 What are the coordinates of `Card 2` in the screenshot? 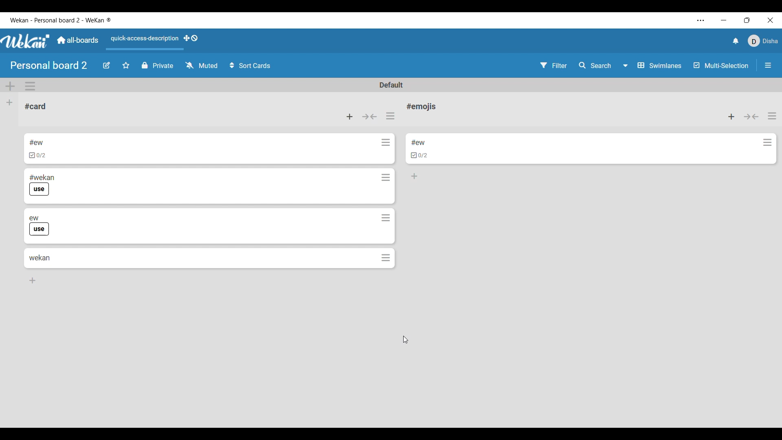 It's located at (68, 176).